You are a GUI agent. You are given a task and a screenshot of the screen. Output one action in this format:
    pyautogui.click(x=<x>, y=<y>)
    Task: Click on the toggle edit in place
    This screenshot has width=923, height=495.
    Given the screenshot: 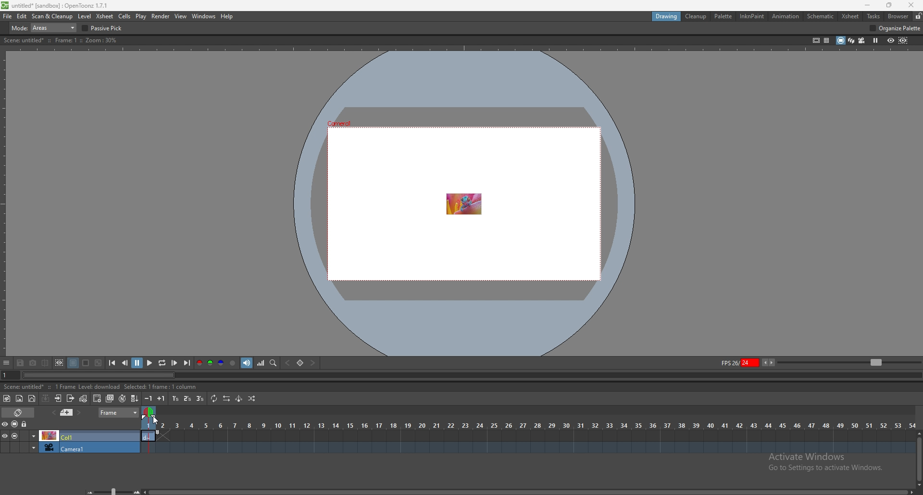 What is the action you would take?
    pyautogui.click(x=84, y=399)
    